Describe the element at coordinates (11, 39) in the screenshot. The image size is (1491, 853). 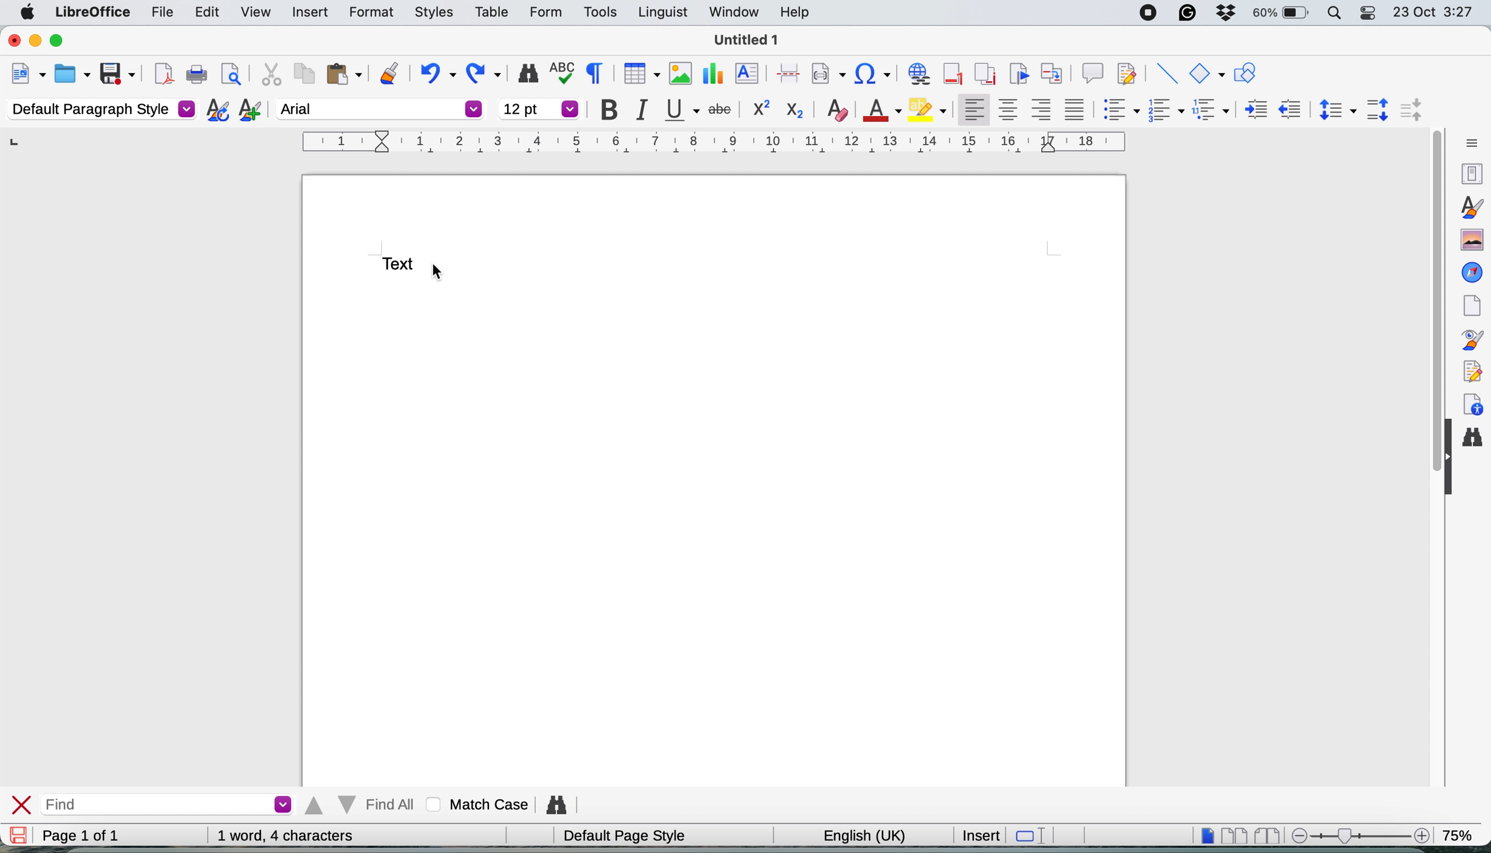
I see `close` at that location.